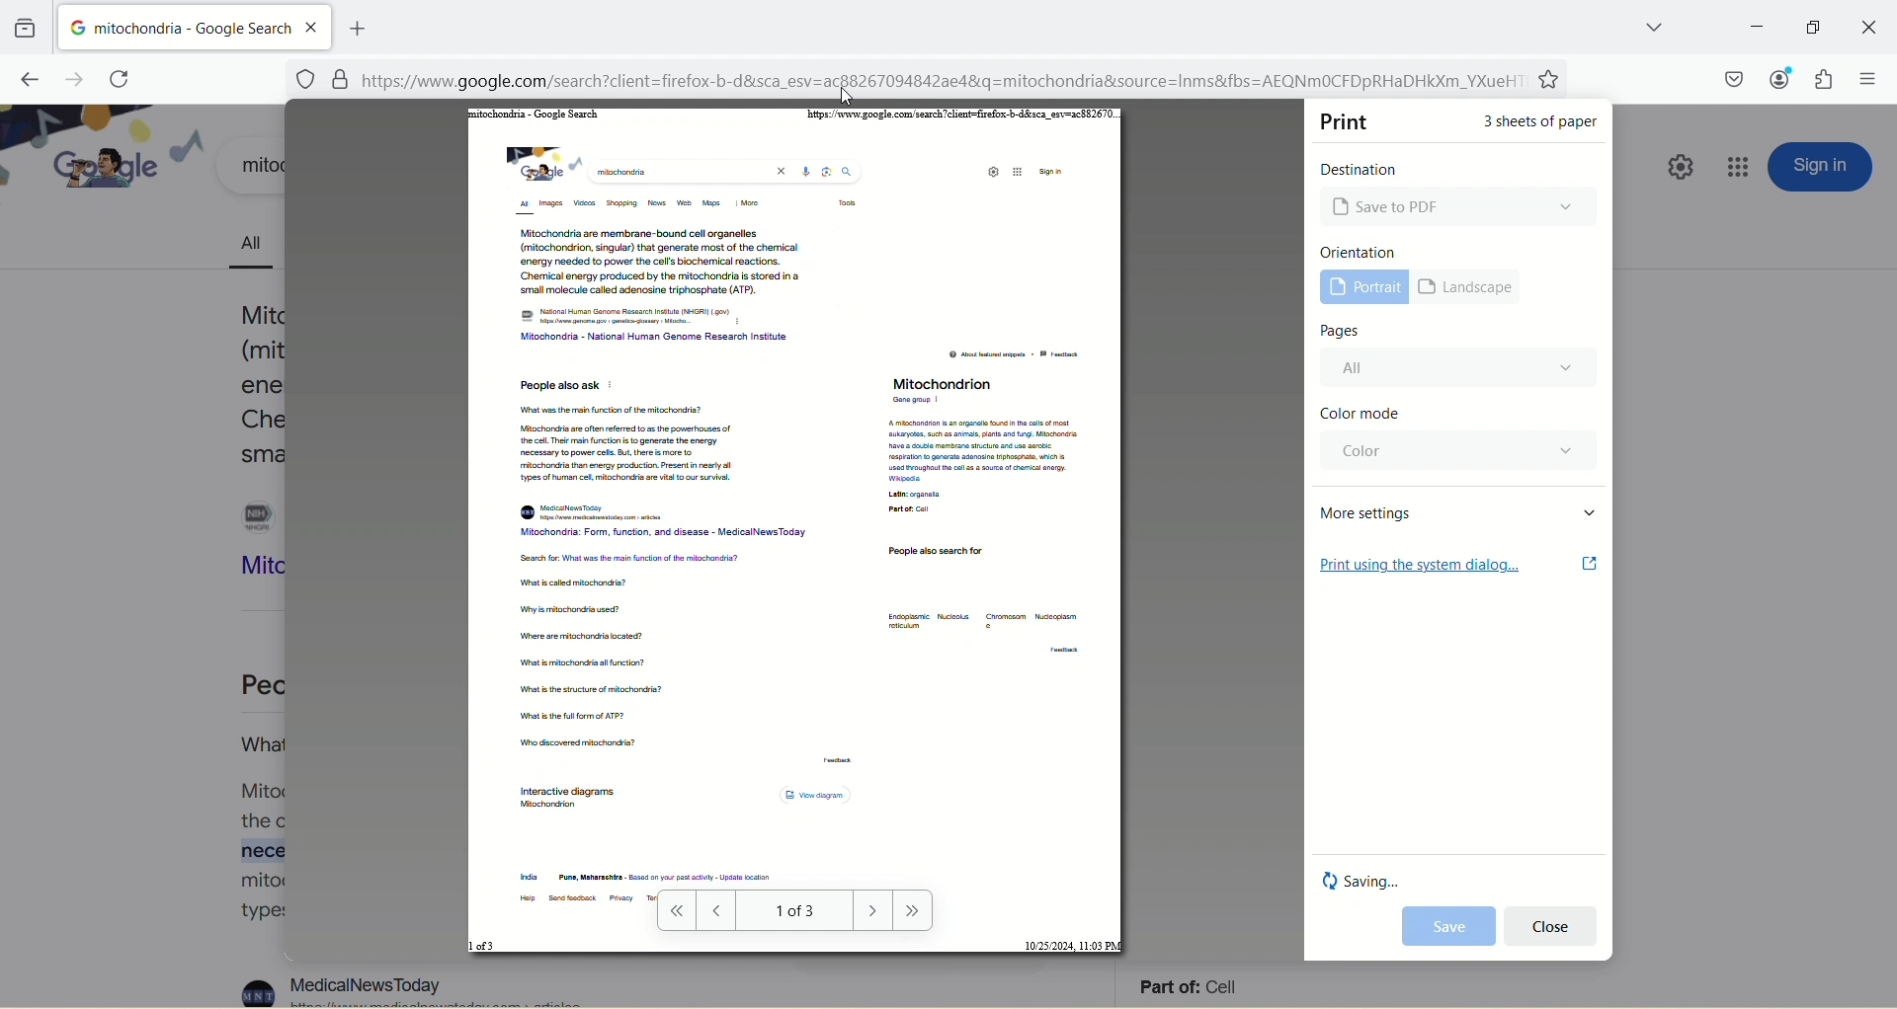  Describe the element at coordinates (340, 79) in the screenshot. I see `security` at that location.